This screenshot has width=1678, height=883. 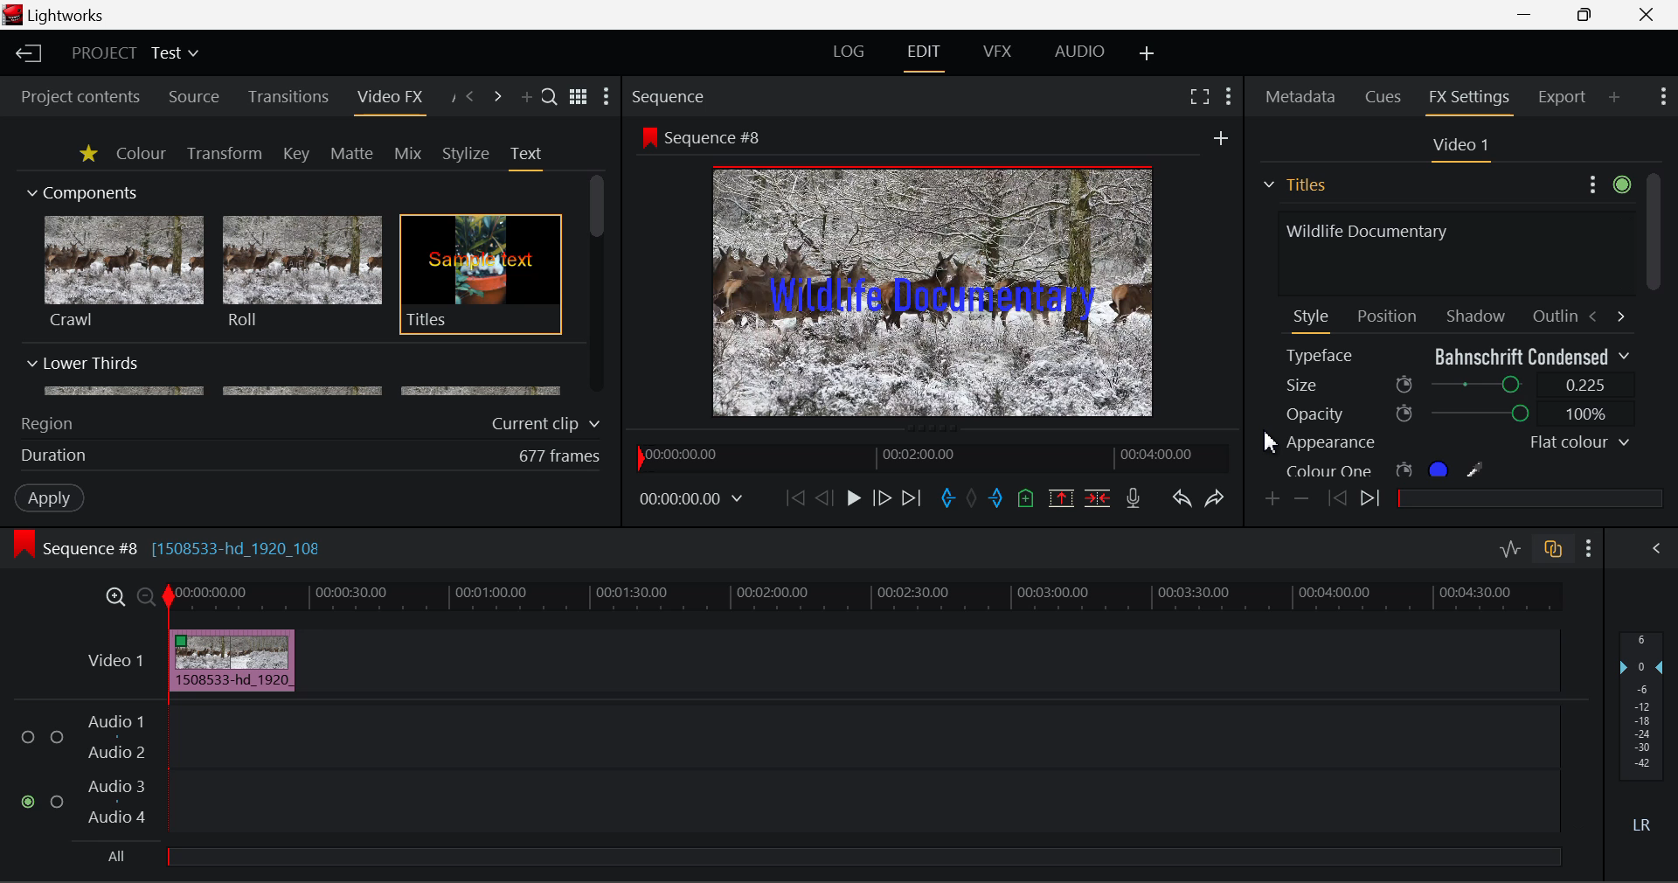 What do you see at coordinates (194, 99) in the screenshot?
I see `Source` at bounding box center [194, 99].